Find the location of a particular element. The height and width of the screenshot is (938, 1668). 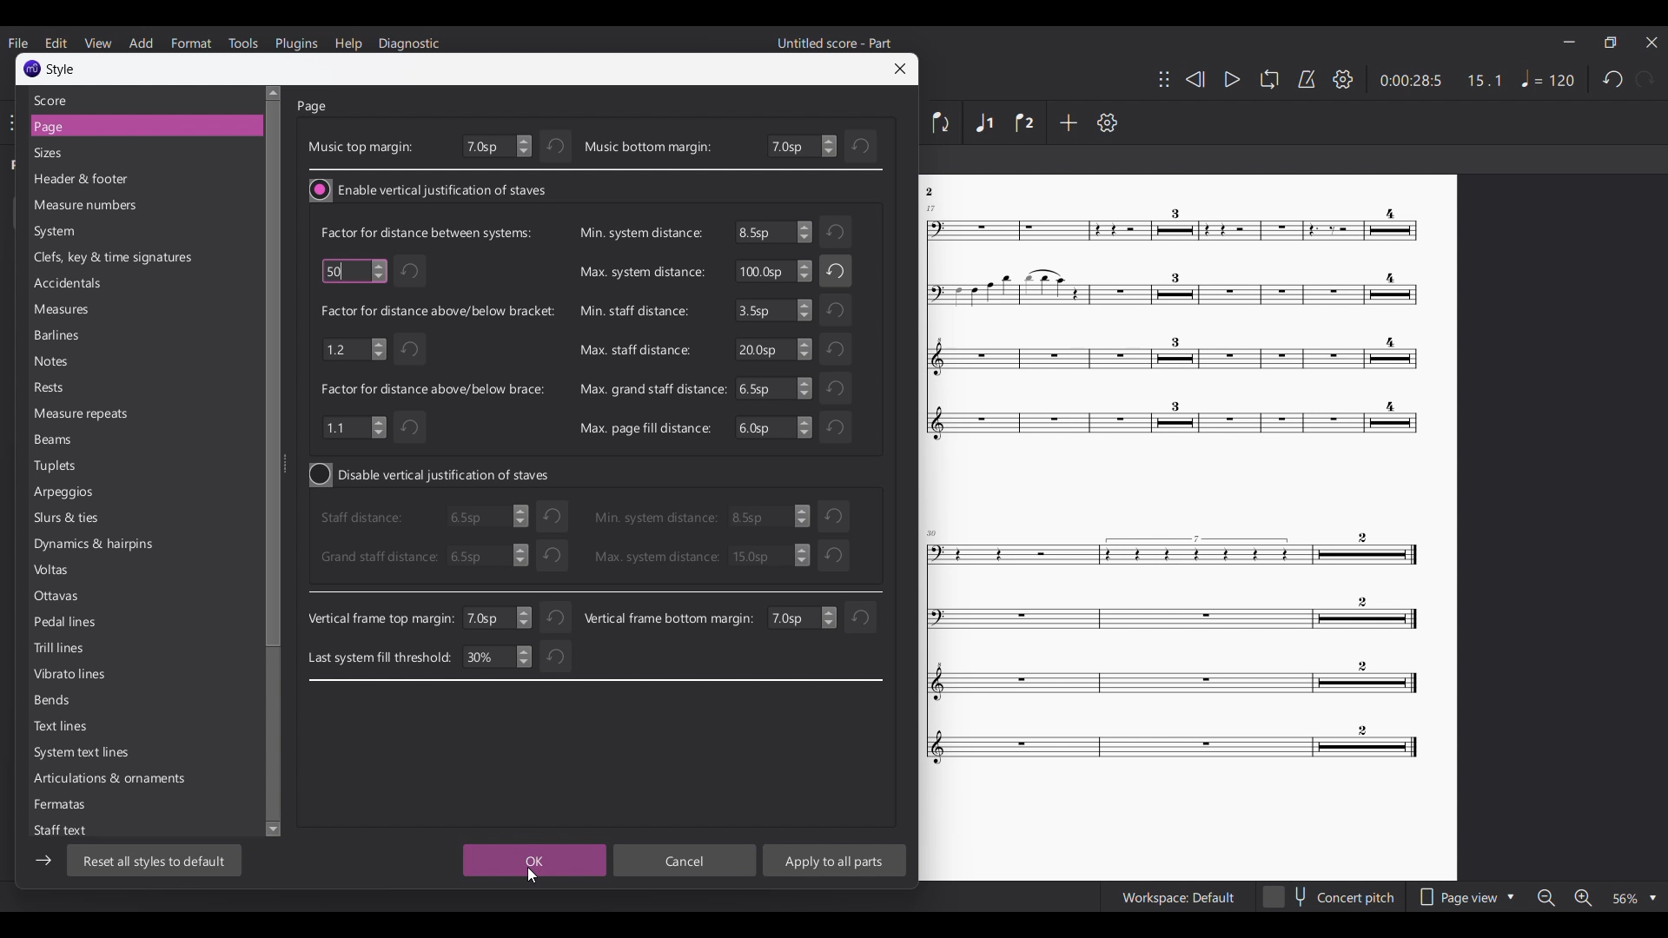

Show/Hide sidebar is located at coordinates (43, 861).